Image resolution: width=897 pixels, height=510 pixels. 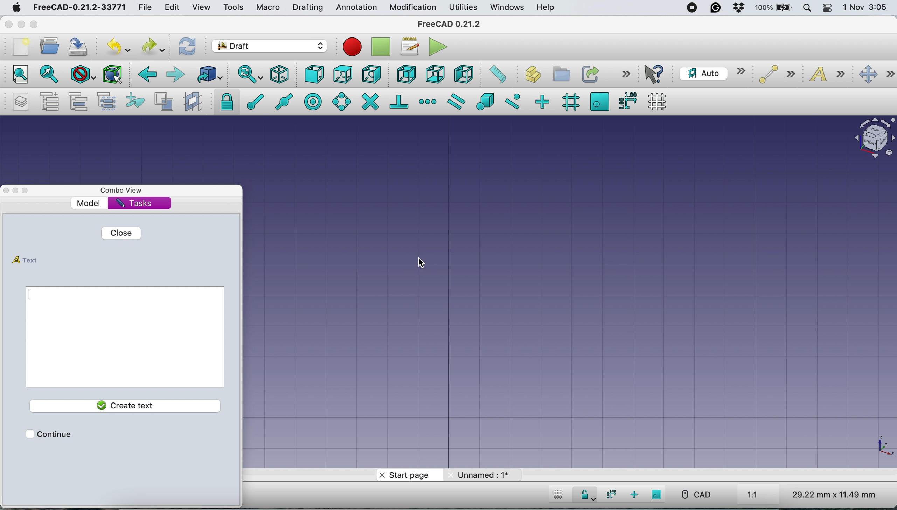 What do you see at coordinates (48, 102) in the screenshot?
I see `add a new named group` at bounding box center [48, 102].